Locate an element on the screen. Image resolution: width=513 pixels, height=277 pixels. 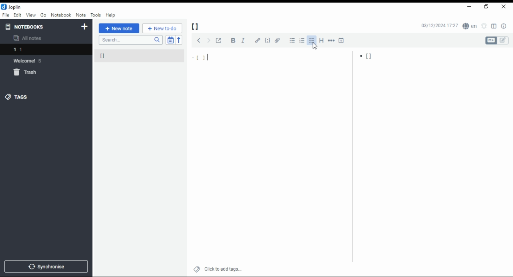
file is located at coordinates (6, 15).